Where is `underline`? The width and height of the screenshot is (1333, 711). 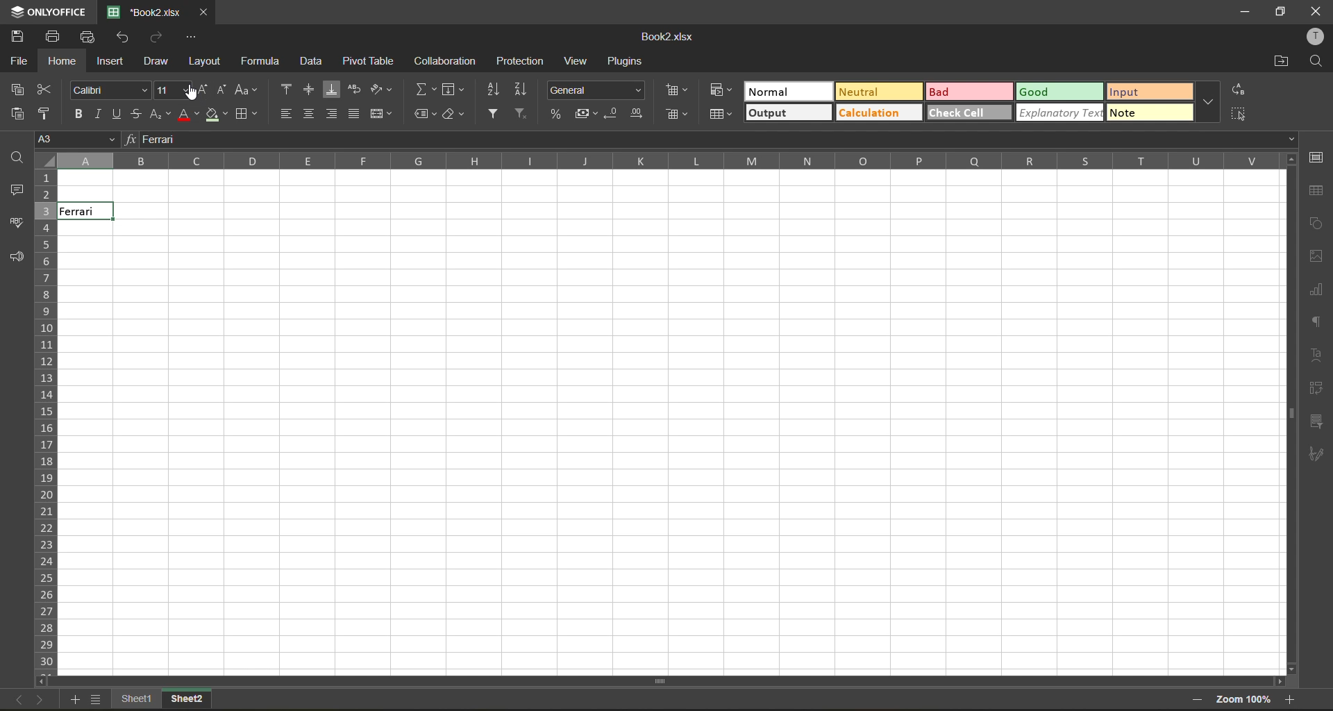
underline is located at coordinates (116, 115).